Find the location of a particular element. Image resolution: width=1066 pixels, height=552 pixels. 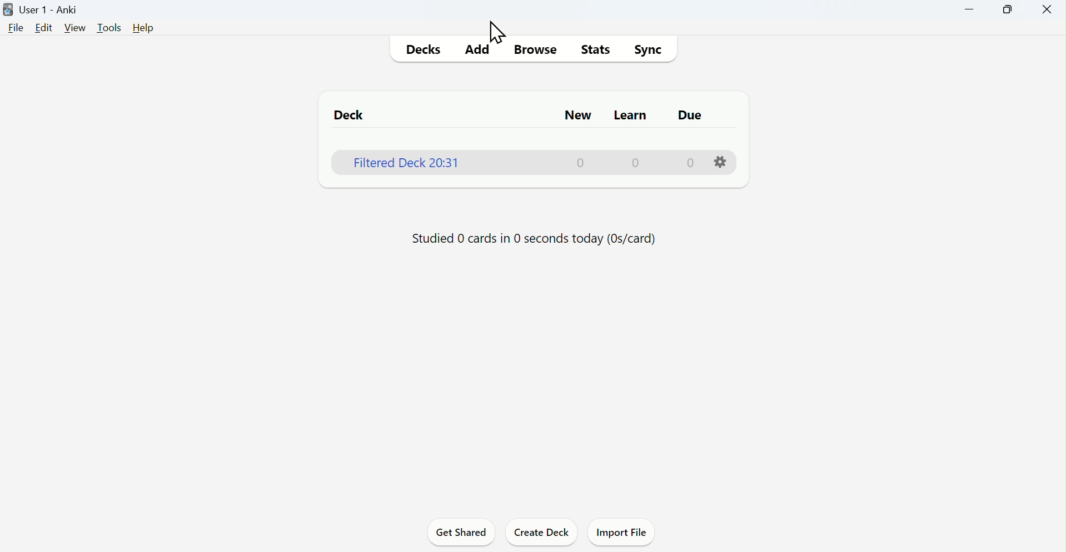

Create deck is located at coordinates (543, 534).